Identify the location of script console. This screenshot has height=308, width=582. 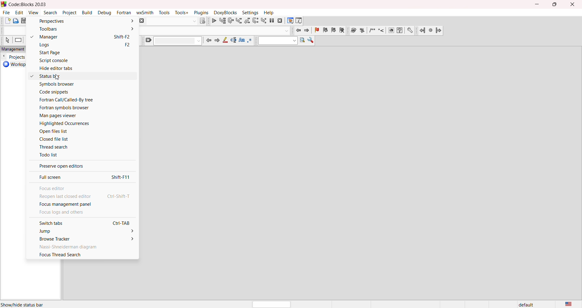
(82, 60).